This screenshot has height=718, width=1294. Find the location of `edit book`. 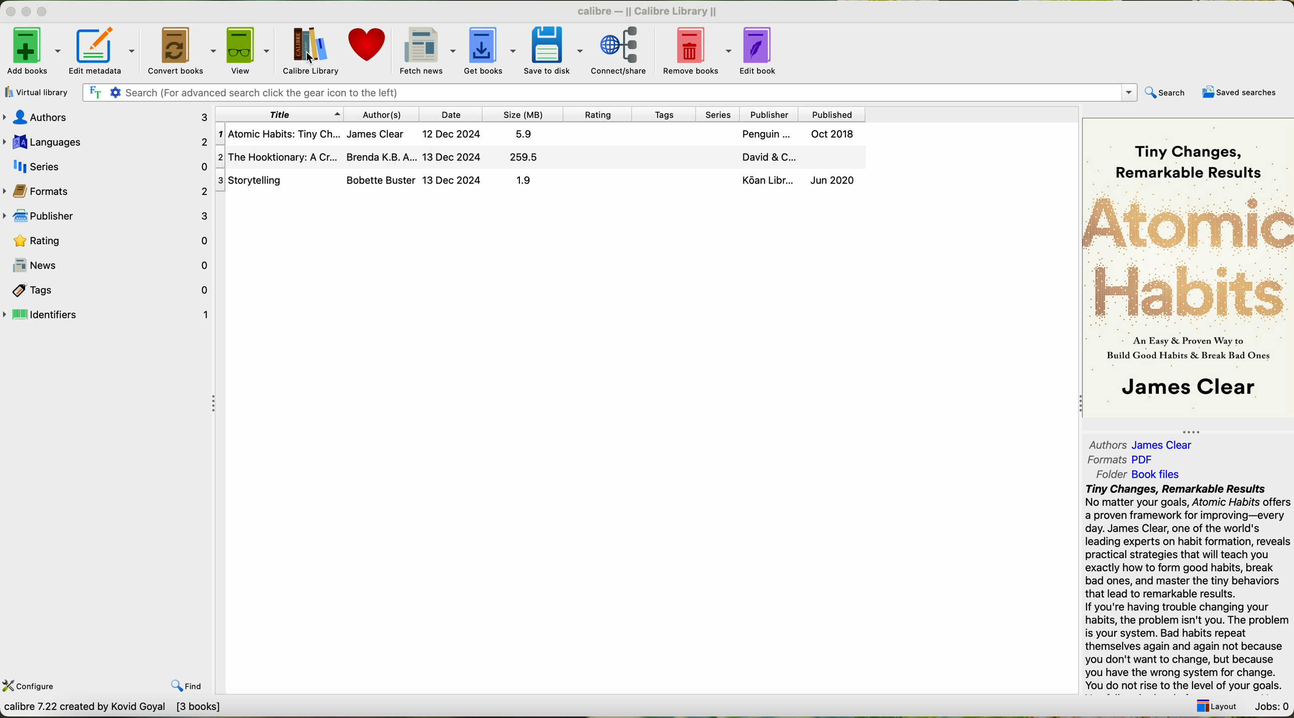

edit book is located at coordinates (763, 51).